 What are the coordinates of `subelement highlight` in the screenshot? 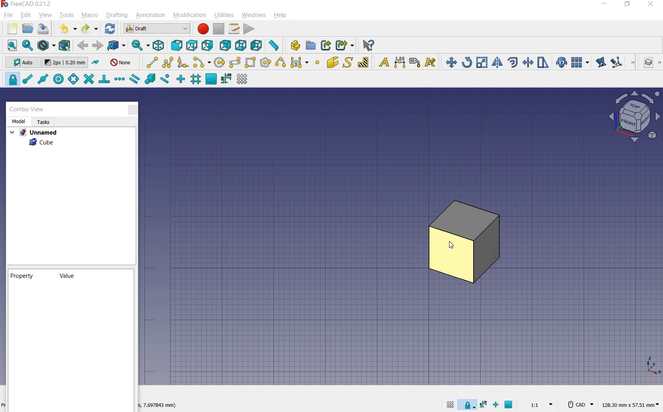 It's located at (616, 63).